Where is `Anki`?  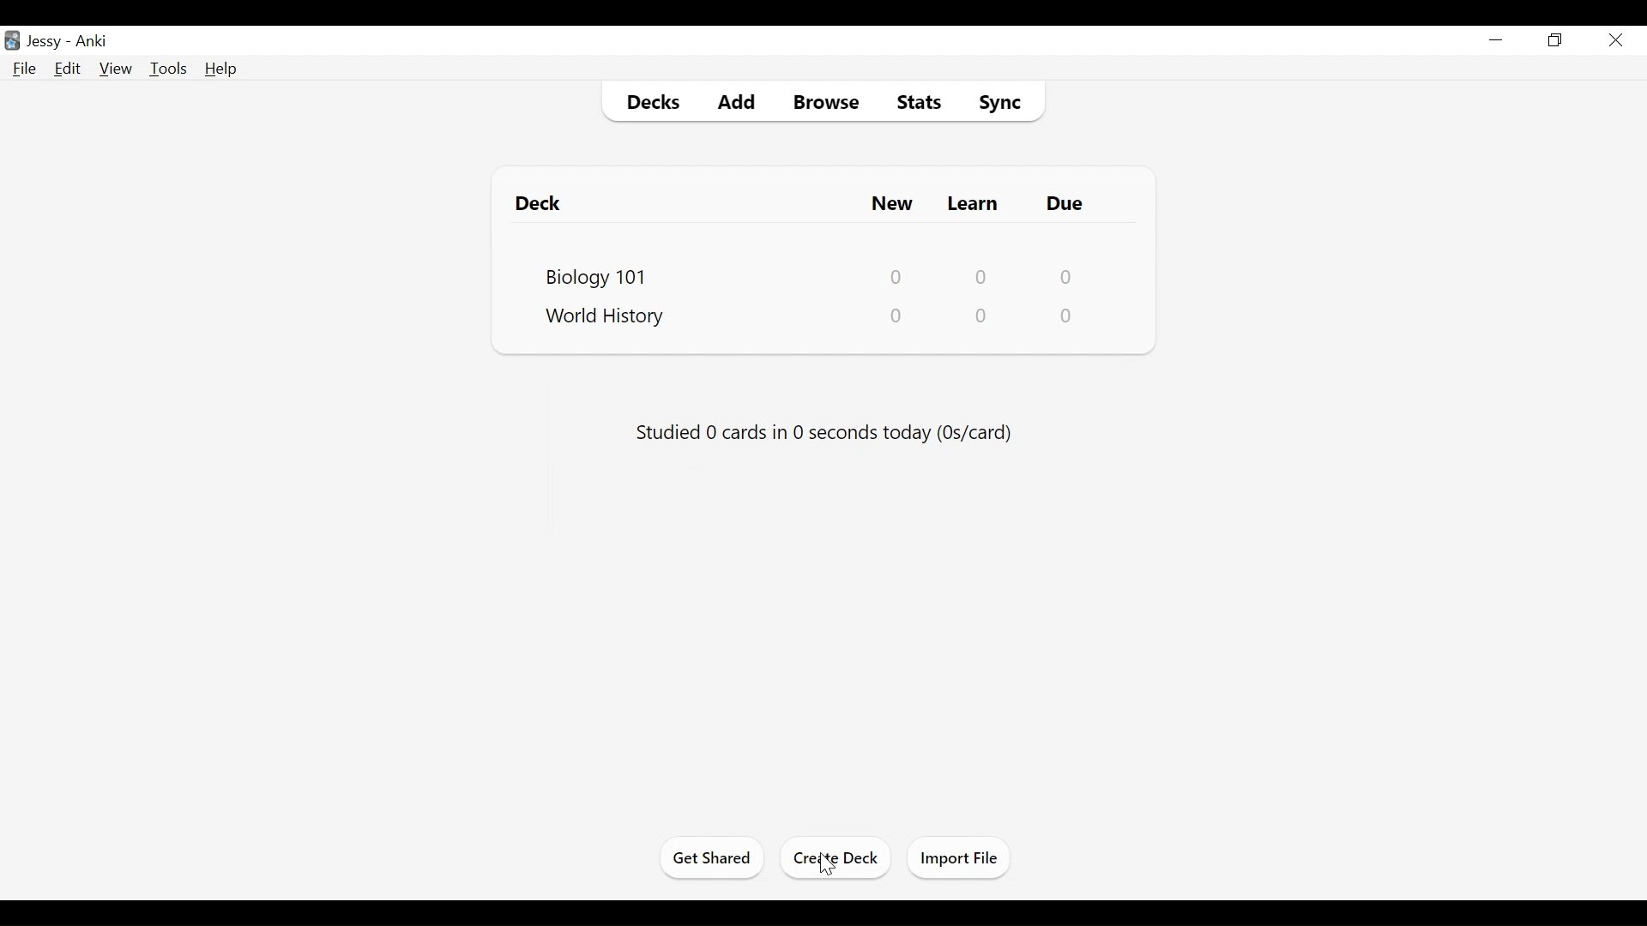
Anki is located at coordinates (96, 41).